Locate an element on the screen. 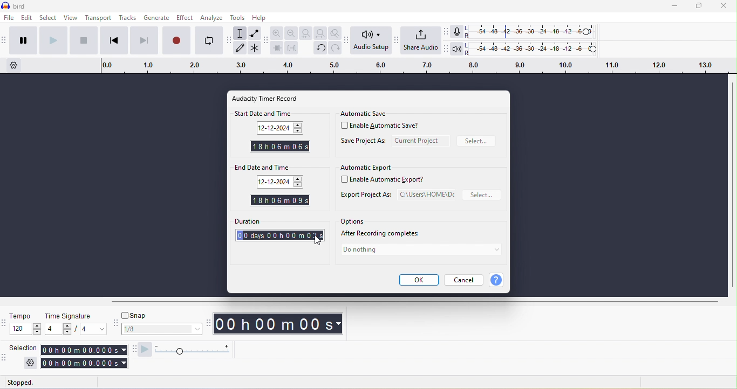 This screenshot has width=737, height=389. enable looping is located at coordinates (210, 40).